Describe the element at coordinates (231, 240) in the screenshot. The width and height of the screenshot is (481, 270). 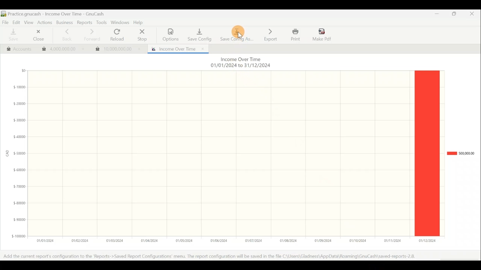
I see `x-axis (date range)` at that location.